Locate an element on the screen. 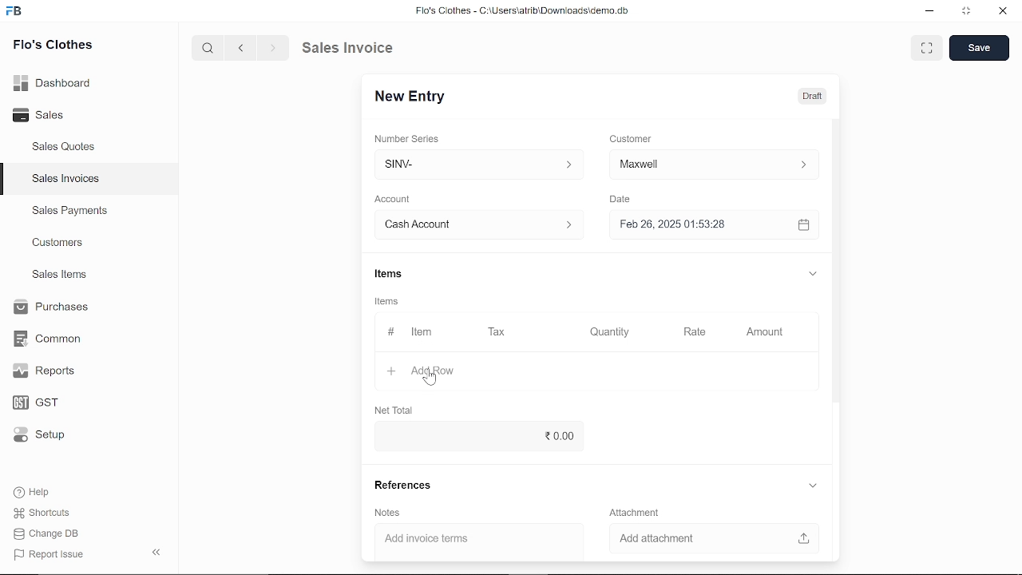 The height and width of the screenshot is (575, 1022). SINV-  is located at coordinates (475, 165).